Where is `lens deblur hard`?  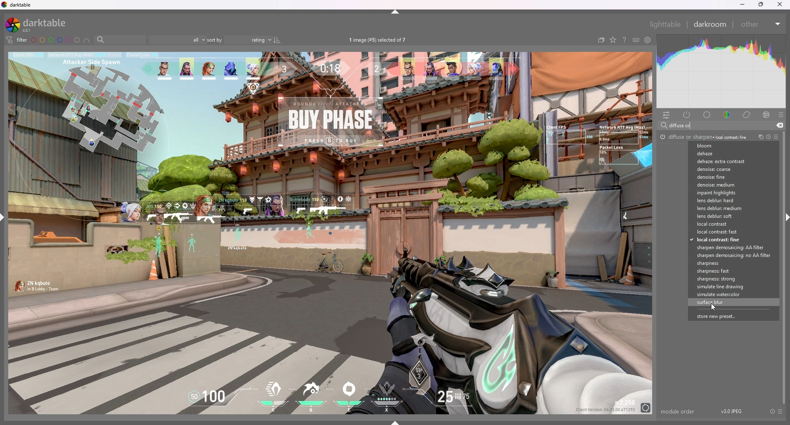
lens deblur hard is located at coordinates (727, 201).